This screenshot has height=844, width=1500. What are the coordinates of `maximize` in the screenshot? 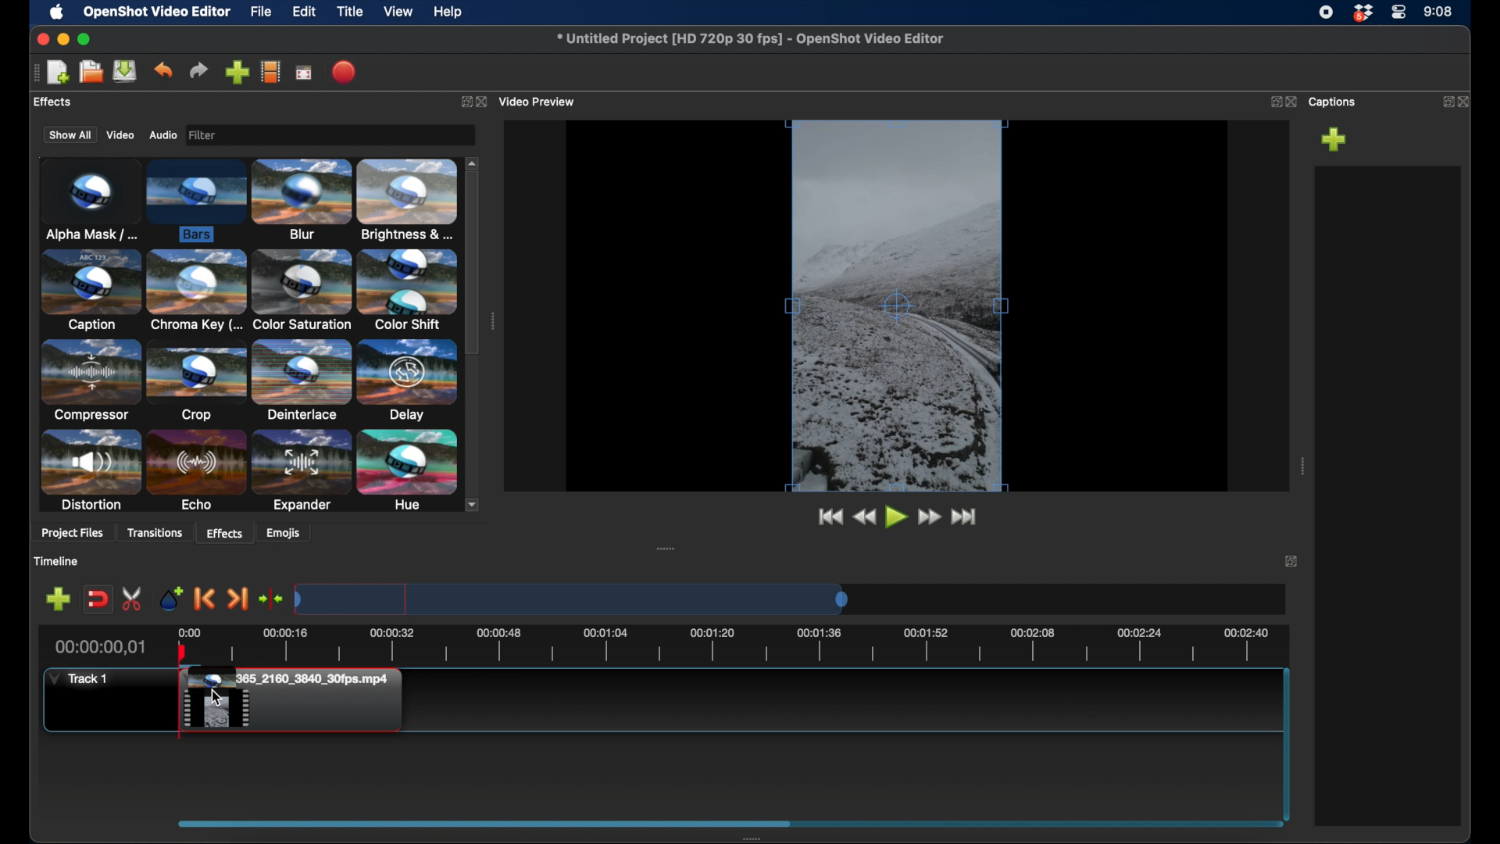 It's located at (86, 39).